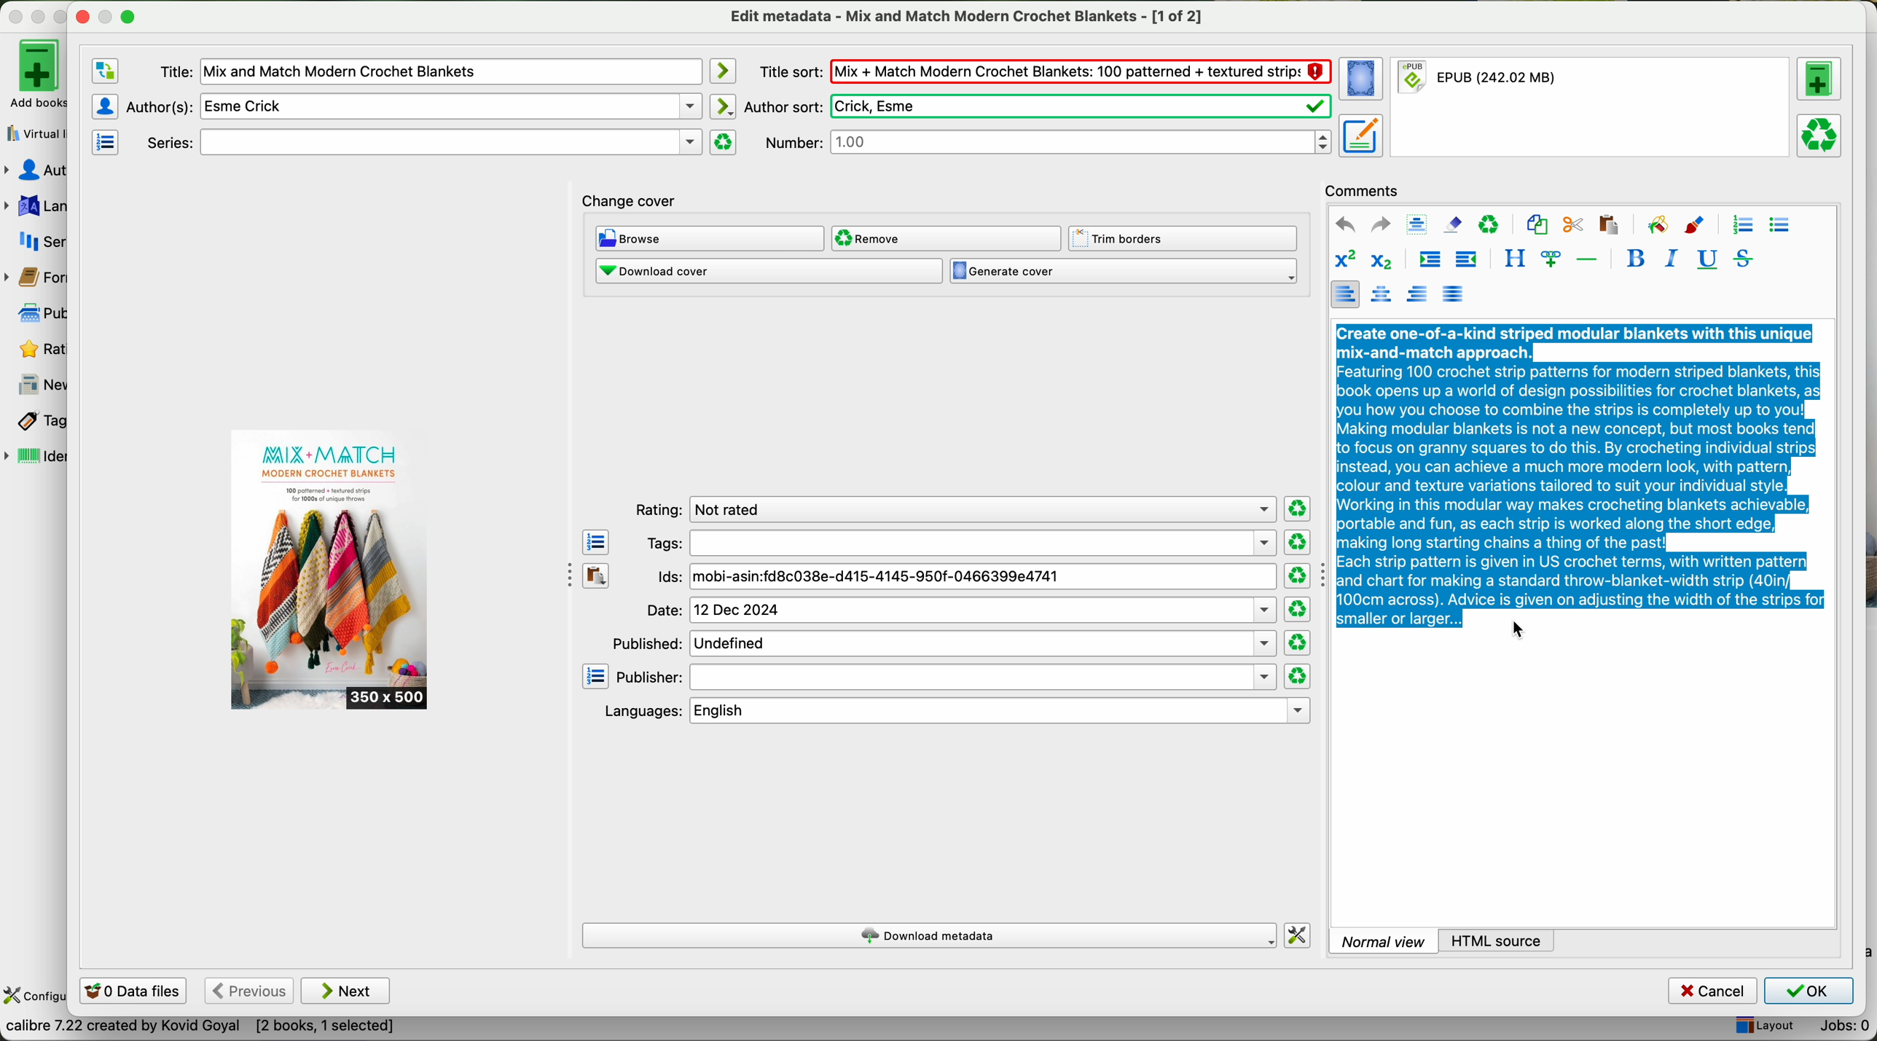 The width and height of the screenshot is (1877, 1041). What do you see at coordinates (724, 142) in the screenshot?
I see `clear series` at bounding box center [724, 142].